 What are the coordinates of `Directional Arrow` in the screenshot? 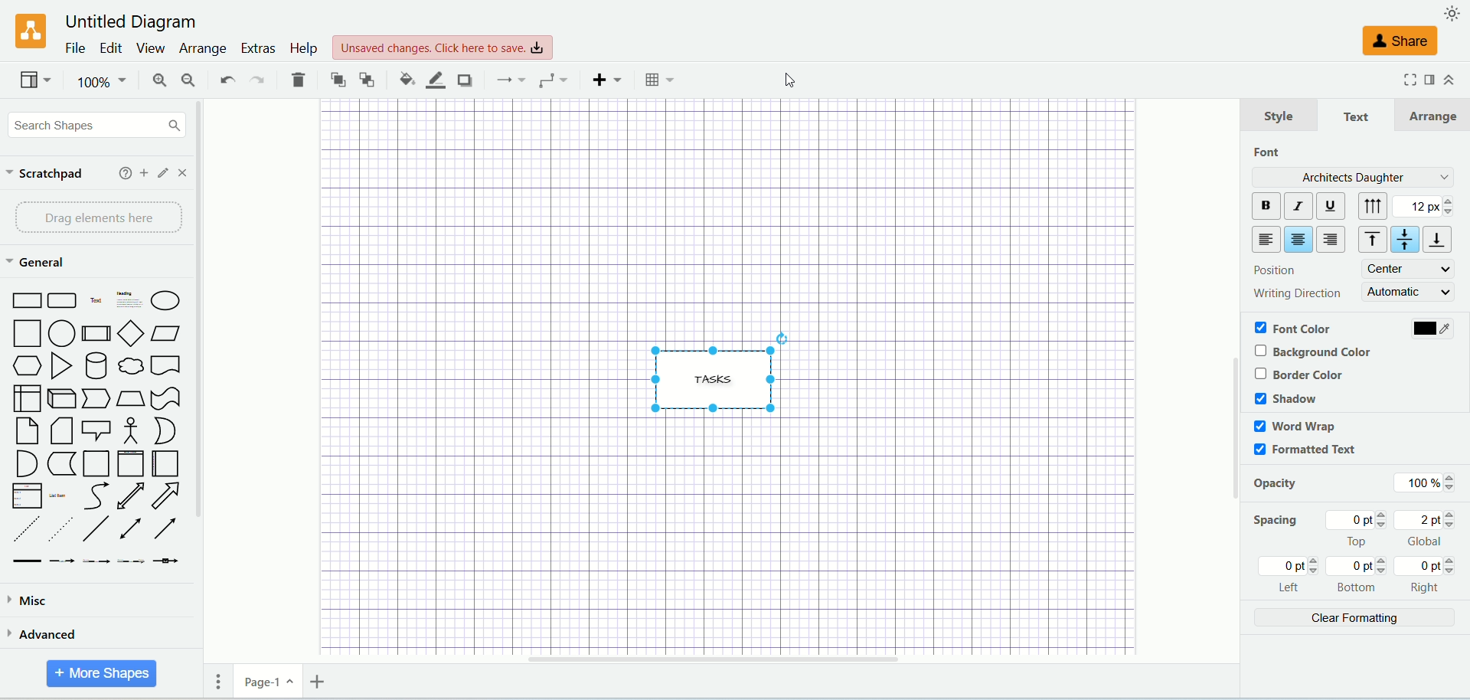 It's located at (168, 527).